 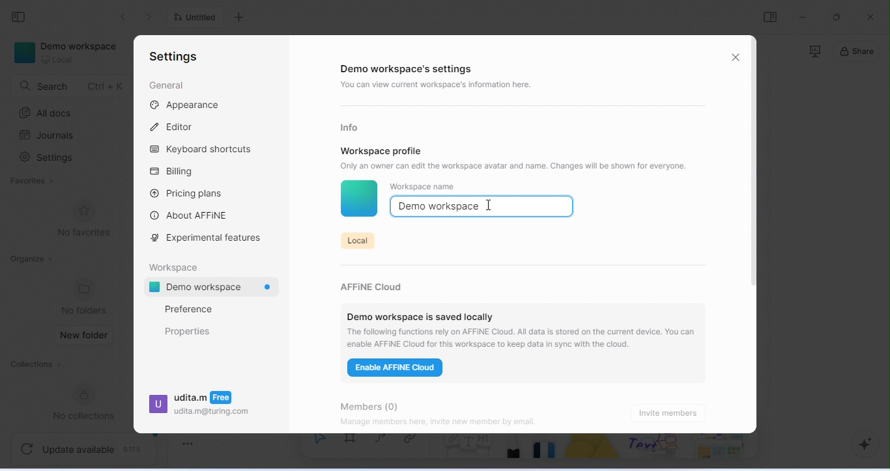 I want to click on demo workspace, so click(x=439, y=207).